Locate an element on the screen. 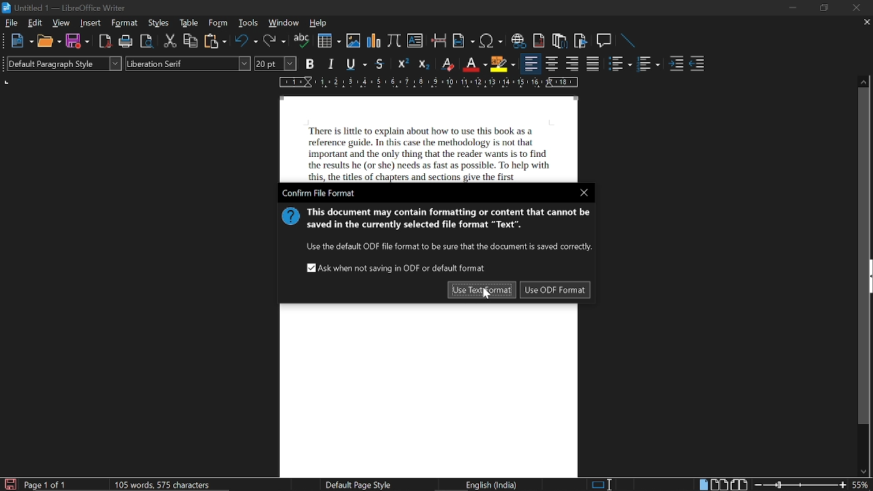 The width and height of the screenshot is (873, 491). new is located at coordinates (20, 41).